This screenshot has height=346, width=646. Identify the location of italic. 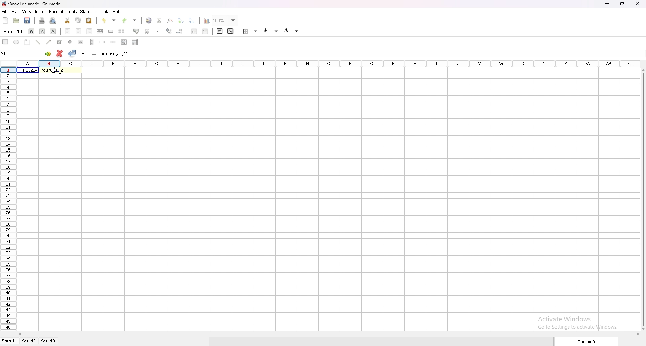
(42, 31).